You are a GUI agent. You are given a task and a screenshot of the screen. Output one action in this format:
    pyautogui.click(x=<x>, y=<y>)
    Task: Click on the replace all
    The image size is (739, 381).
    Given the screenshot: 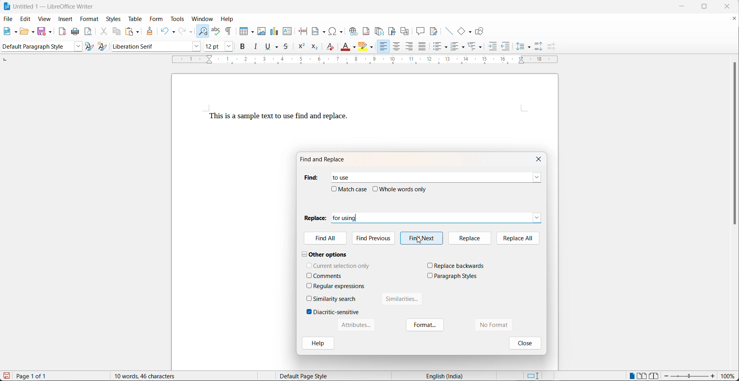 What is the action you would take?
    pyautogui.click(x=518, y=238)
    